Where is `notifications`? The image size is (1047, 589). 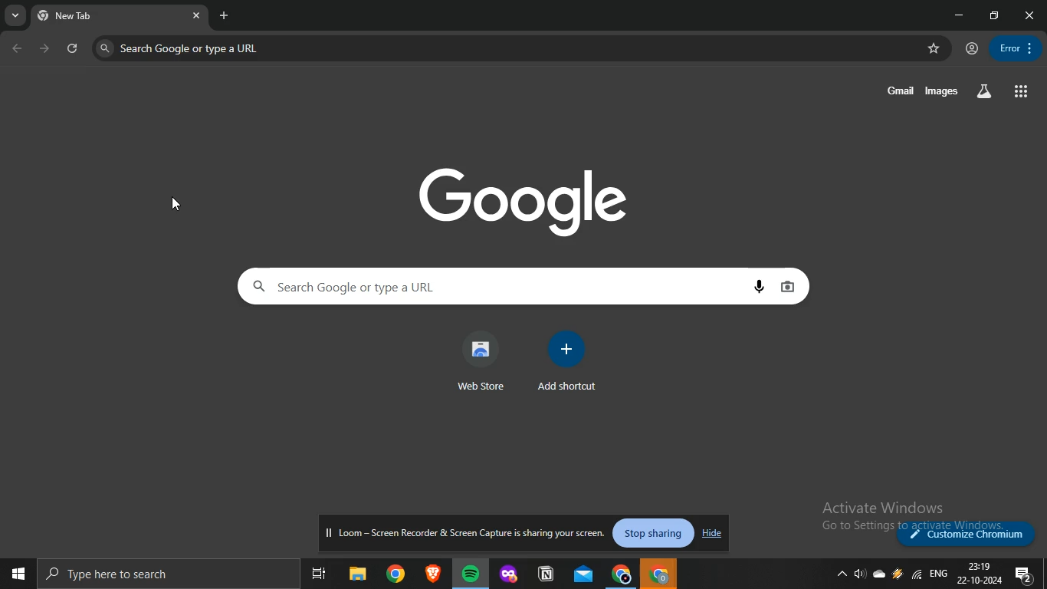 notifications is located at coordinates (1023, 574).